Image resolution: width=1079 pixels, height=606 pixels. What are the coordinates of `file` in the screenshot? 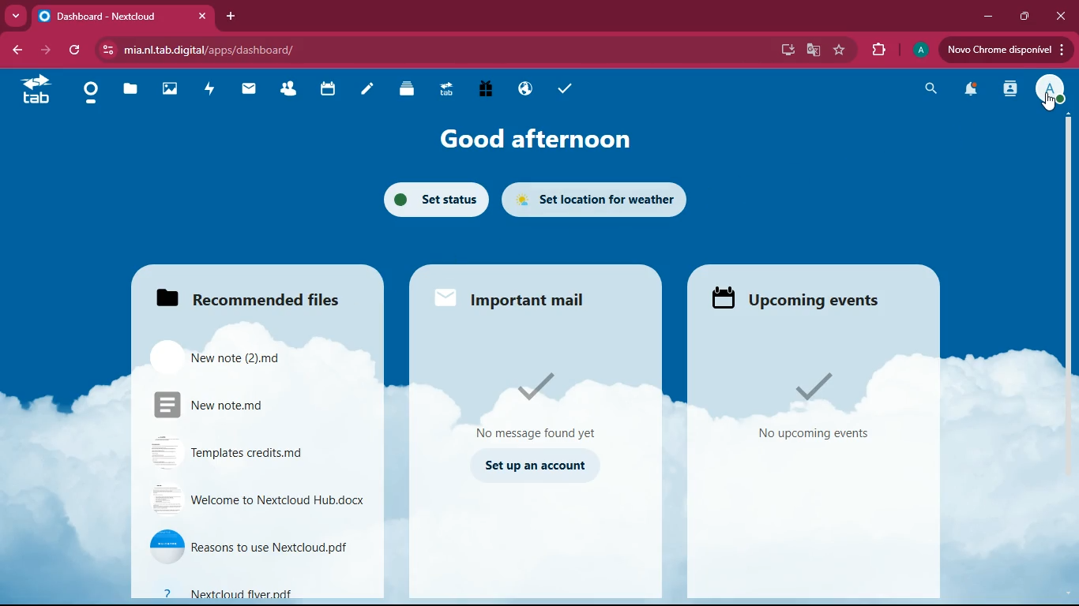 It's located at (260, 548).